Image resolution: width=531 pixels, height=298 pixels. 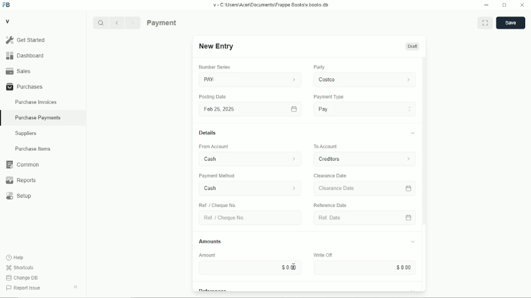 What do you see at coordinates (246, 189) in the screenshot?
I see `Cash` at bounding box center [246, 189].